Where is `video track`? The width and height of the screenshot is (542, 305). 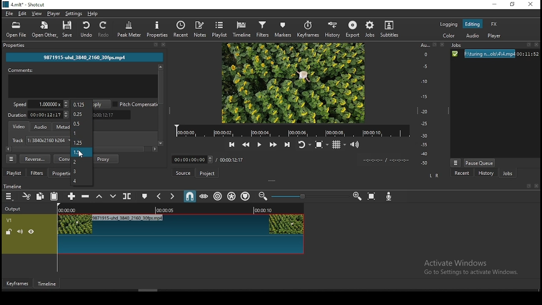
video track is located at coordinates (153, 233).